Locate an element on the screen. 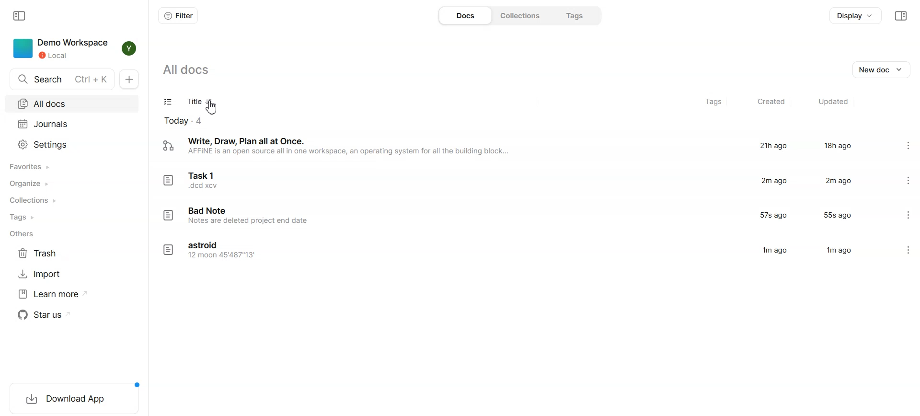 The height and width of the screenshot is (416, 920). AFFINE is an open source all in one workspace, an operating system for all the building block... is located at coordinates (352, 152).